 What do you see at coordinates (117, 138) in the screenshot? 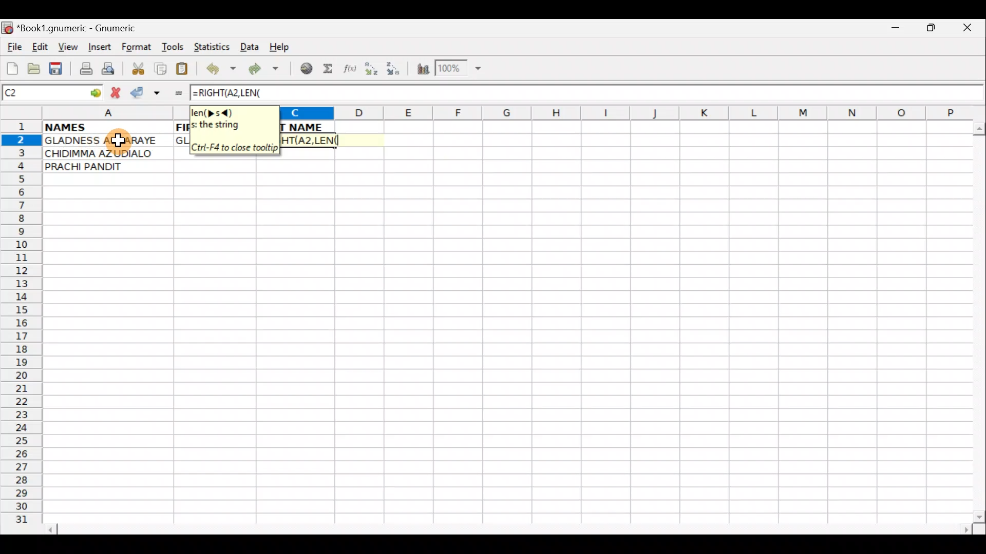
I see `Cursor on cell A2` at bounding box center [117, 138].